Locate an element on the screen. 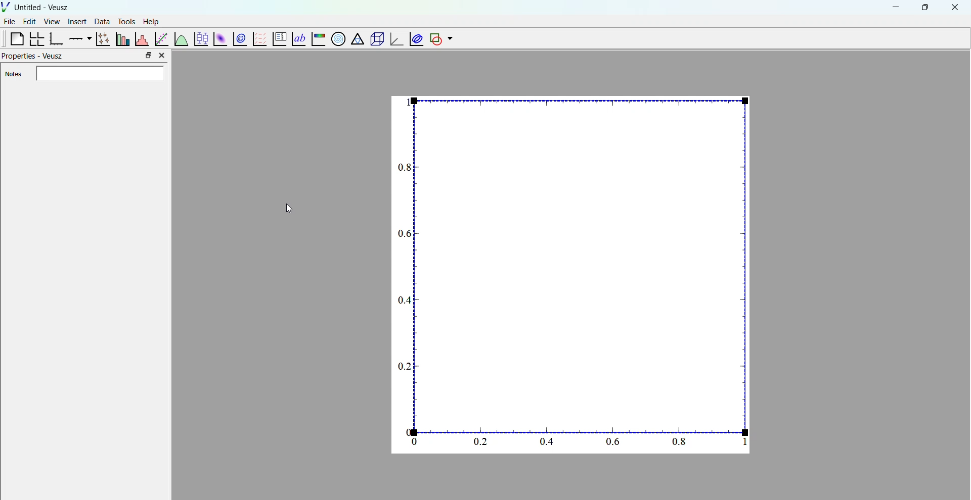 This screenshot has width=971, height=500. text label is located at coordinates (297, 38).